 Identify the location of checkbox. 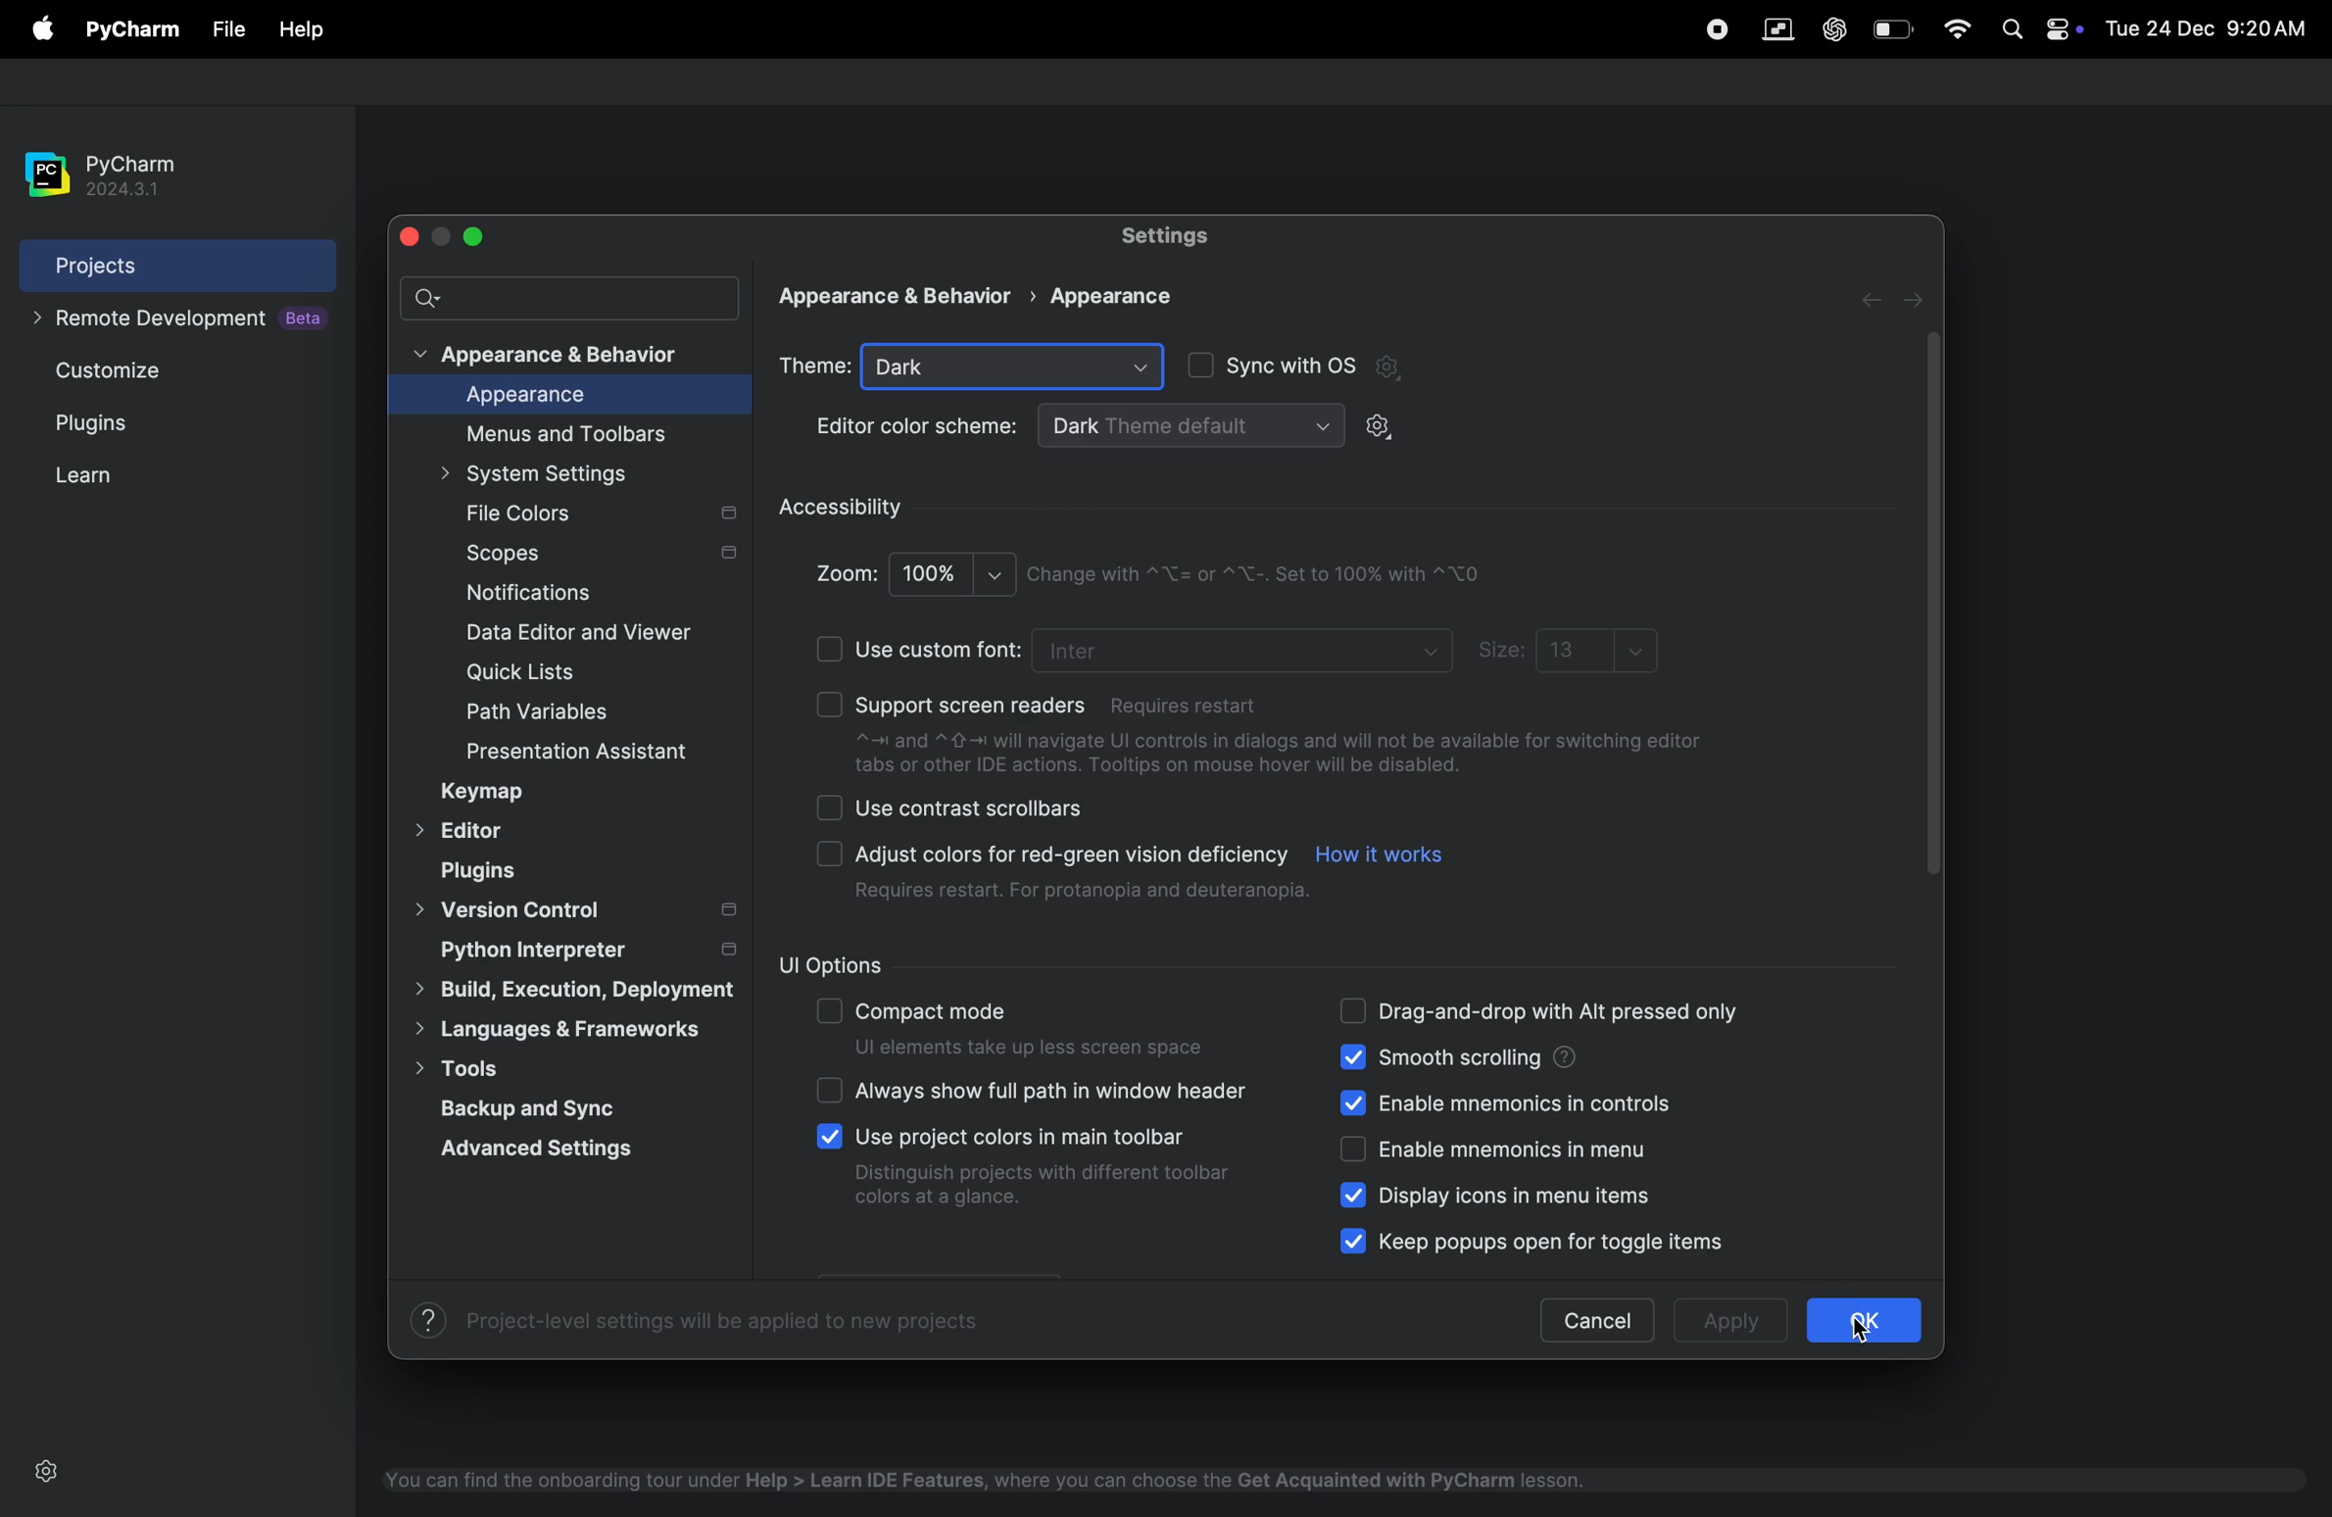
(830, 808).